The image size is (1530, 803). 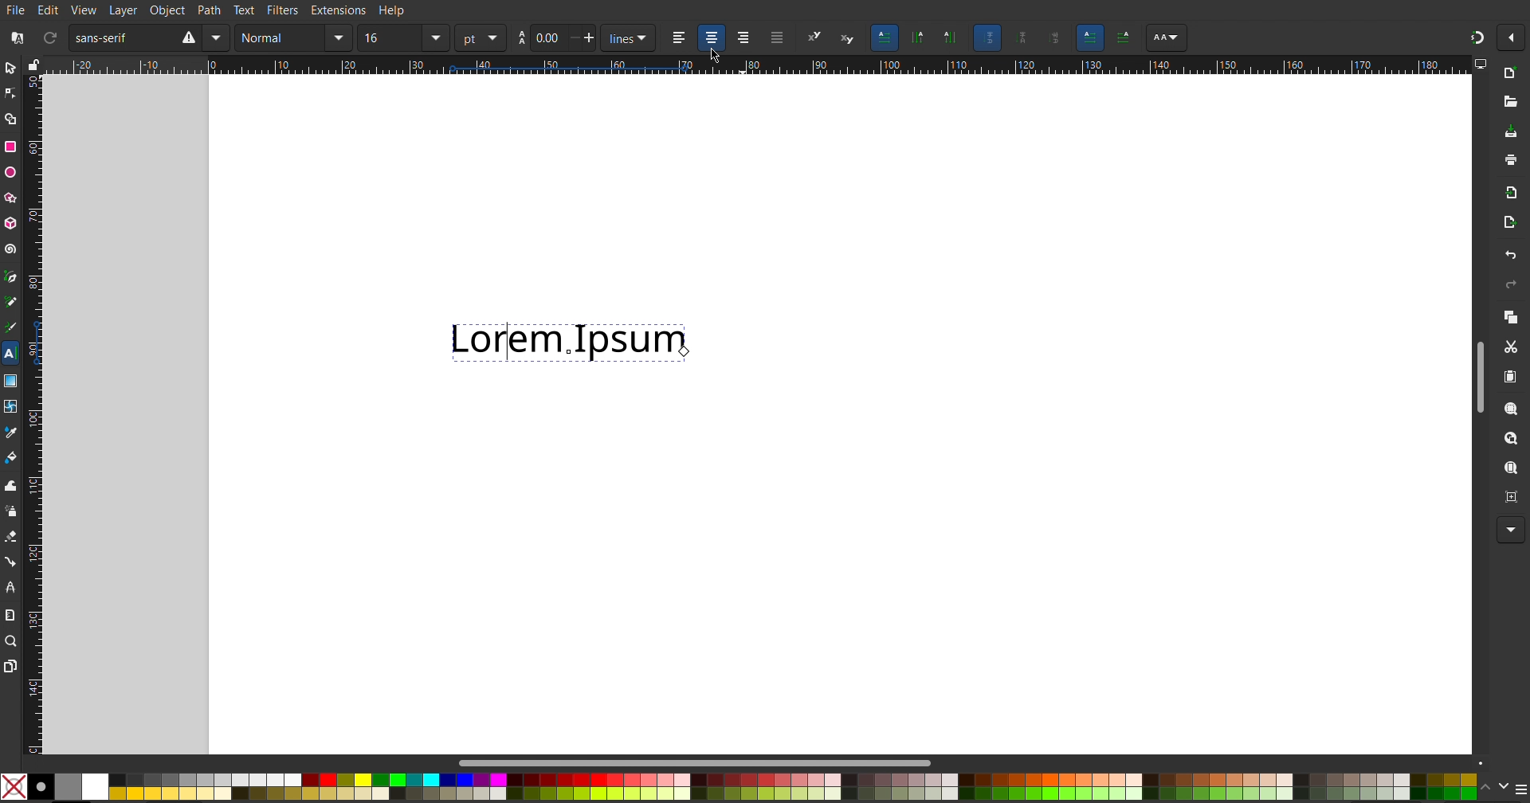 I want to click on Zoom Tool, so click(x=11, y=641).